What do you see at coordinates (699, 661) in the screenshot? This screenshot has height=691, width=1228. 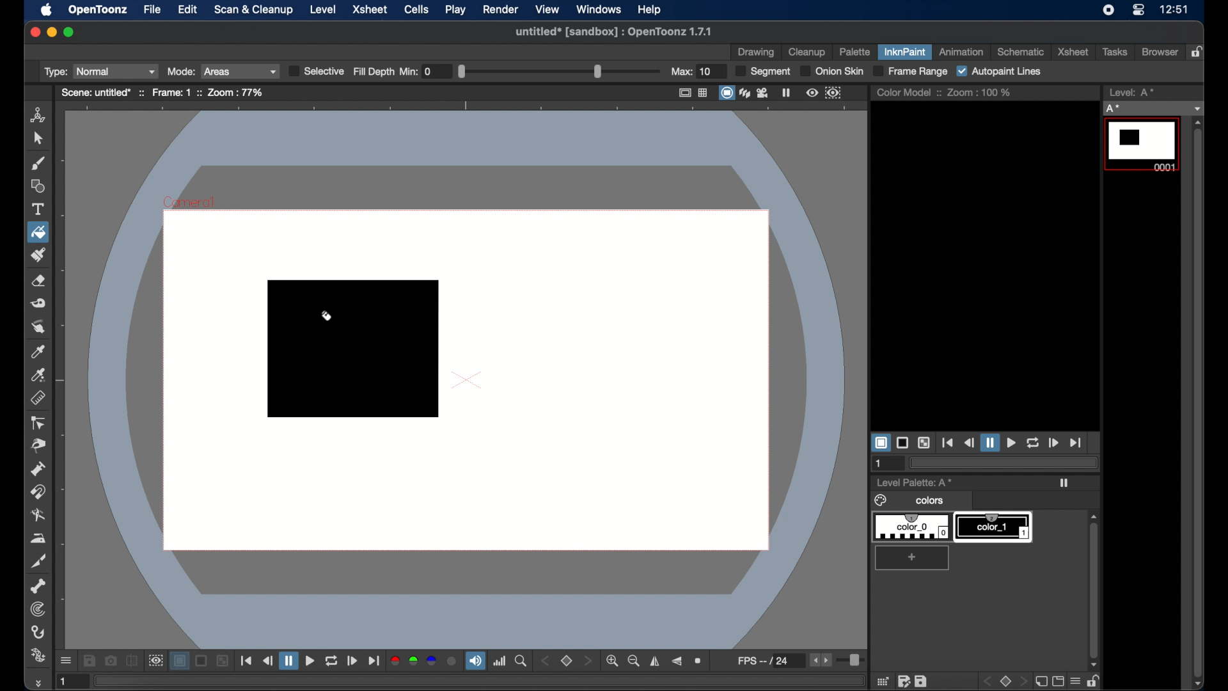 I see `reset view` at bounding box center [699, 661].